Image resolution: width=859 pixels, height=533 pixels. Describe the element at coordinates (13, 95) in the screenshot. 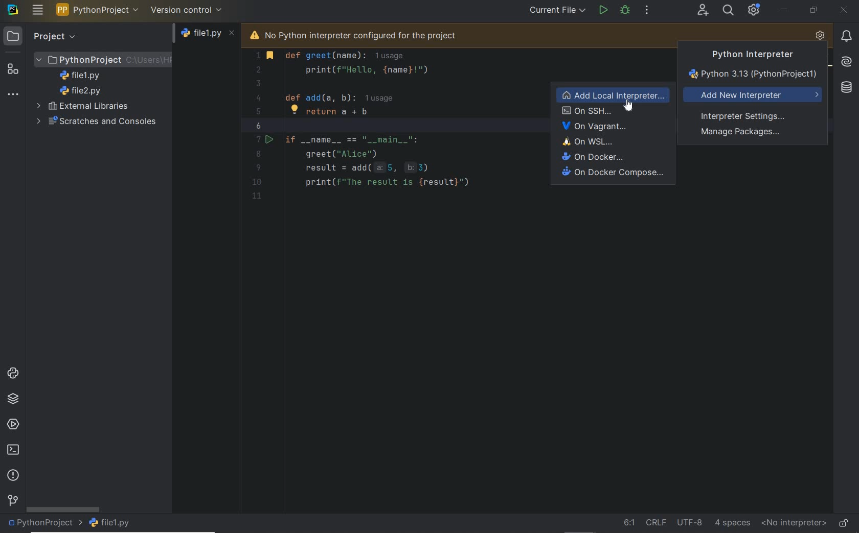

I see `more tool windows` at that location.